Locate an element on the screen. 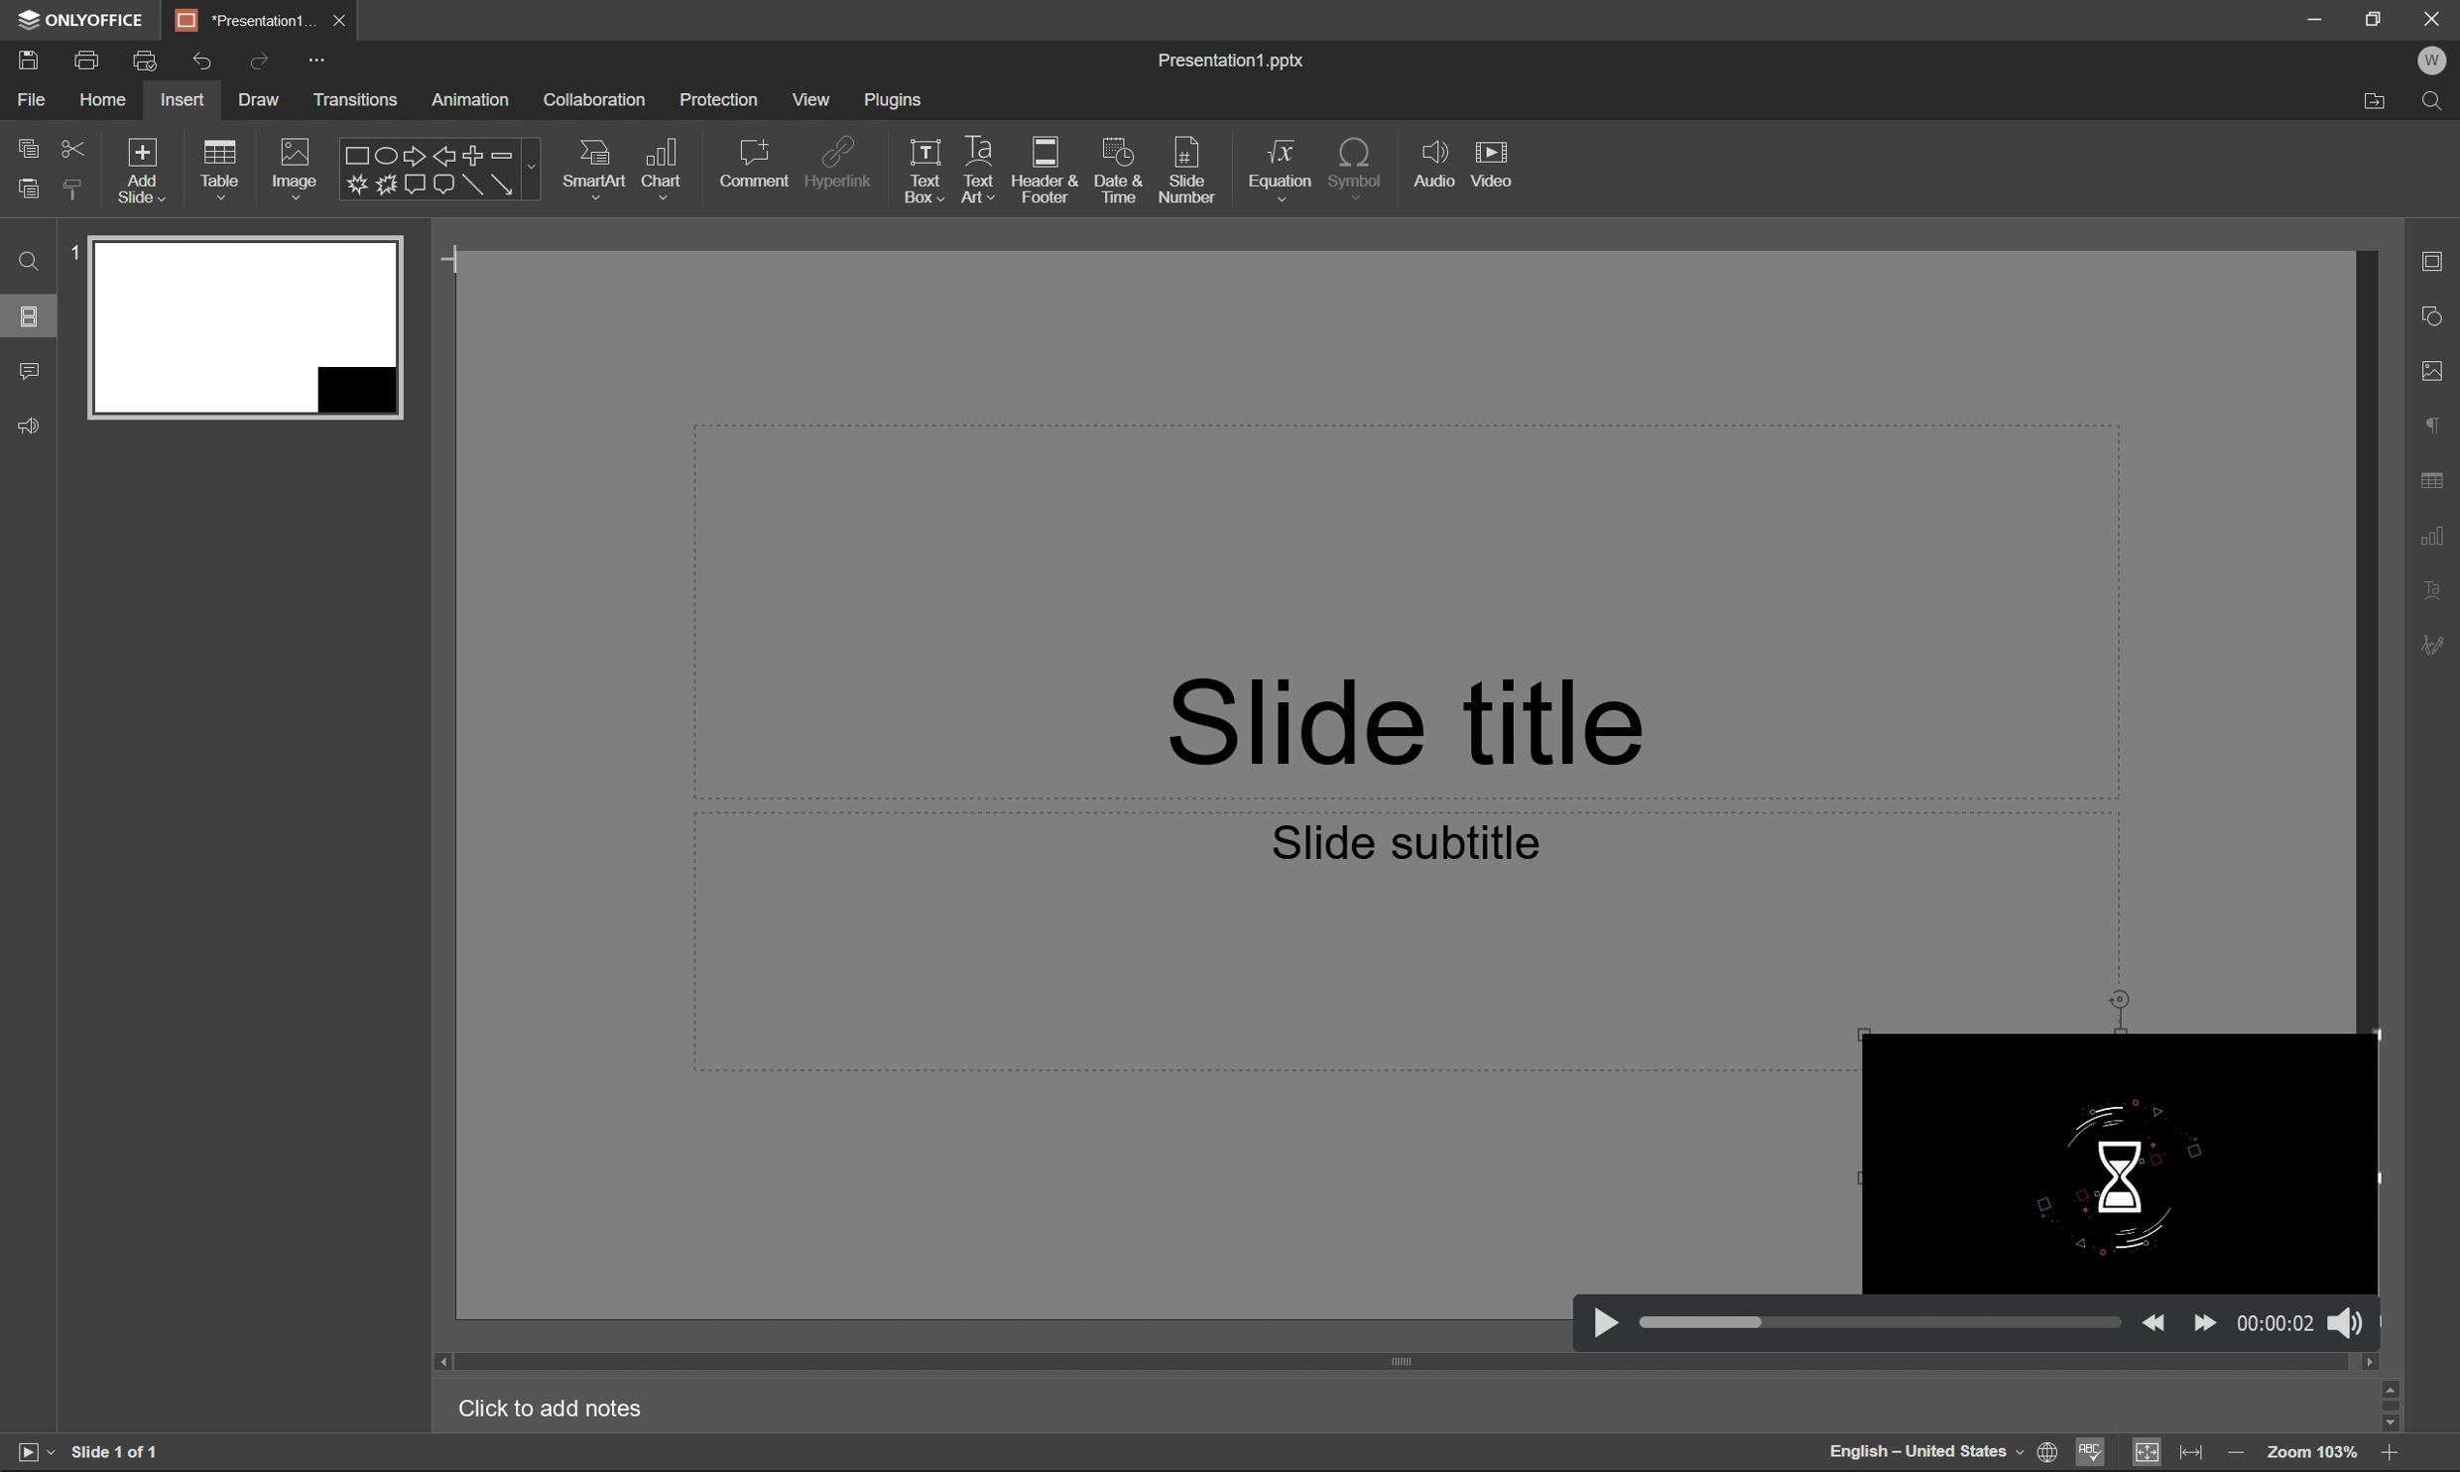 The width and height of the screenshot is (2460, 1472). table is located at coordinates (226, 171).